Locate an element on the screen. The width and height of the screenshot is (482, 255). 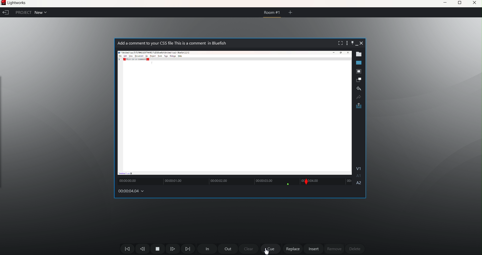
pin clip is located at coordinates (352, 42).